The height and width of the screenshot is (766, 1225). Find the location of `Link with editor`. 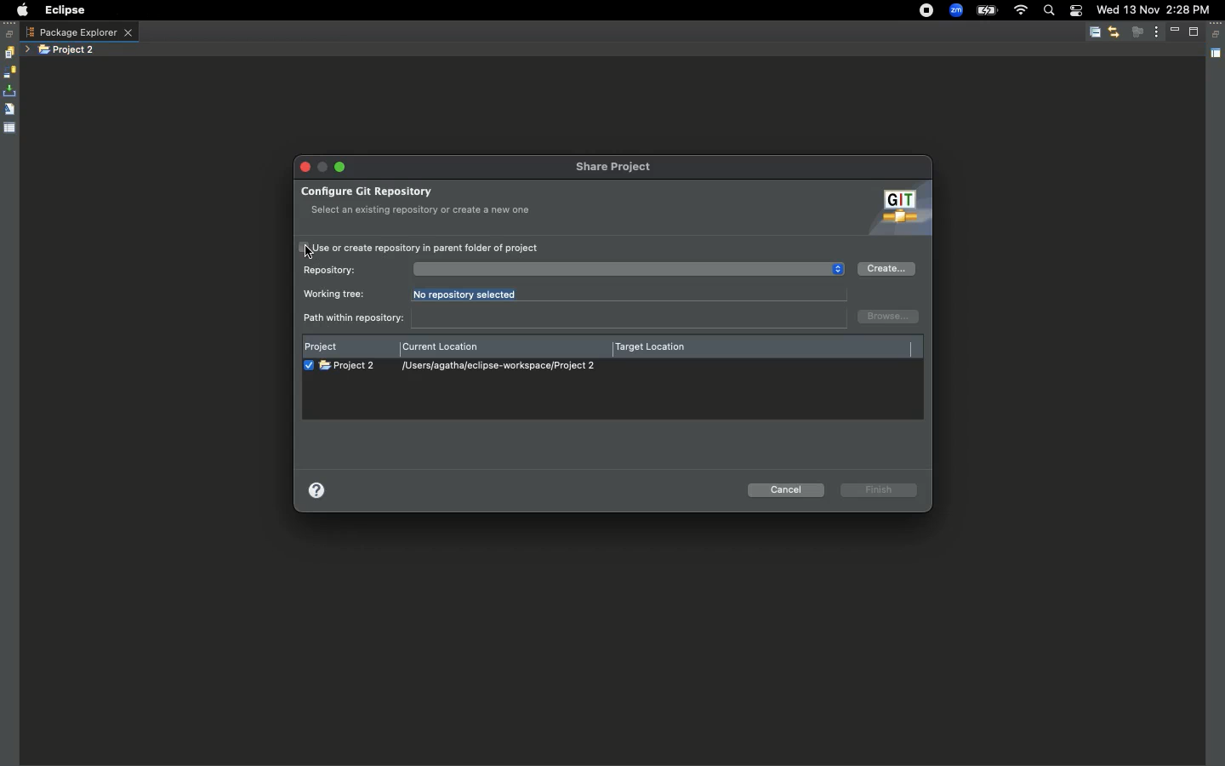

Link with editor is located at coordinates (1114, 31).